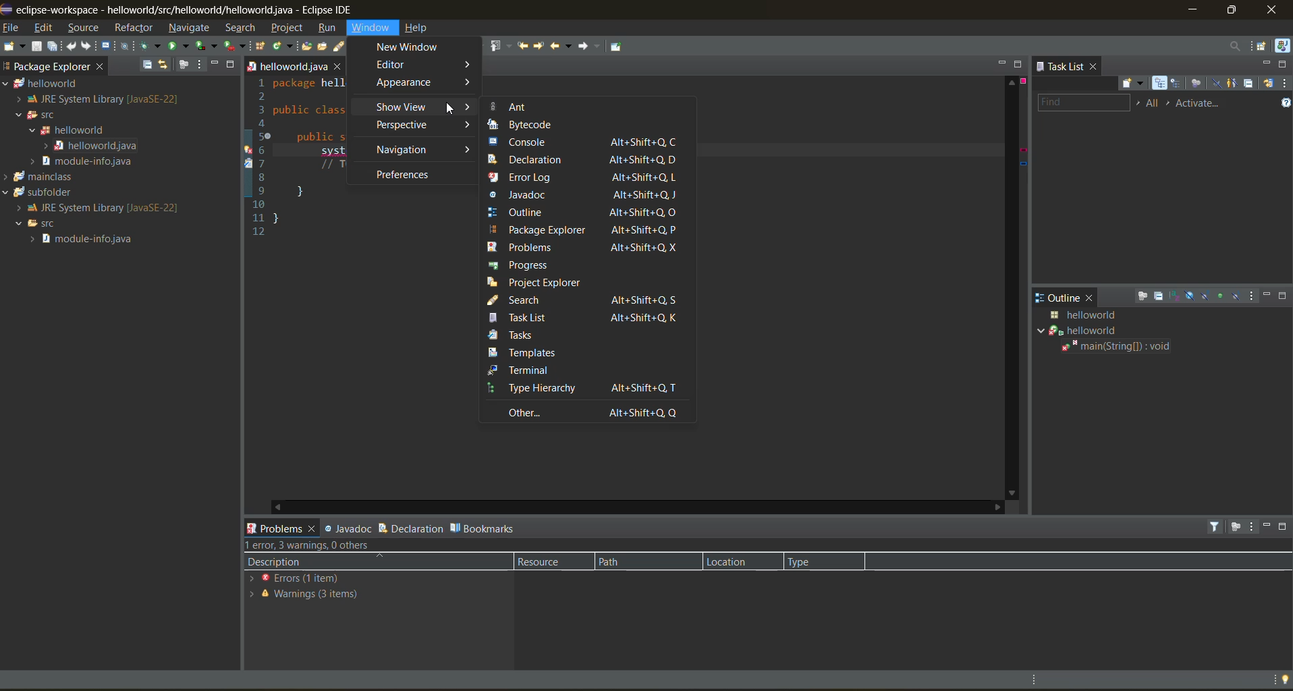  What do you see at coordinates (323, 46) in the screenshot?
I see `open task` at bounding box center [323, 46].